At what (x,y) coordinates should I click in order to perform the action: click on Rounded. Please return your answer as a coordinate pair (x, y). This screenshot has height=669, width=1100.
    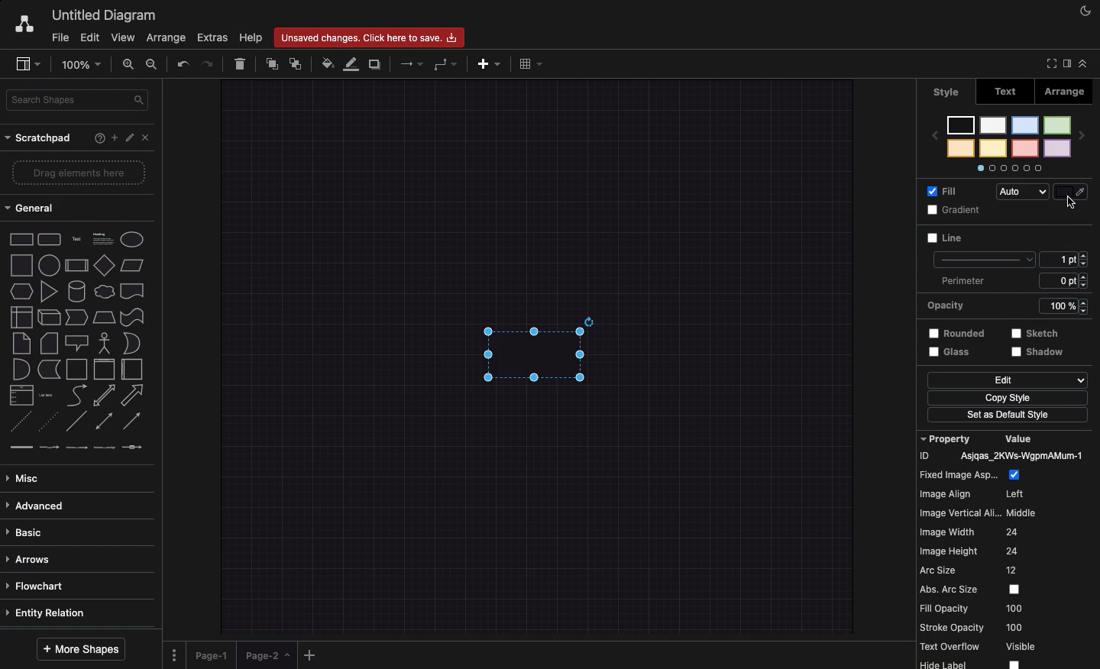
    Looking at the image, I should click on (957, 331).